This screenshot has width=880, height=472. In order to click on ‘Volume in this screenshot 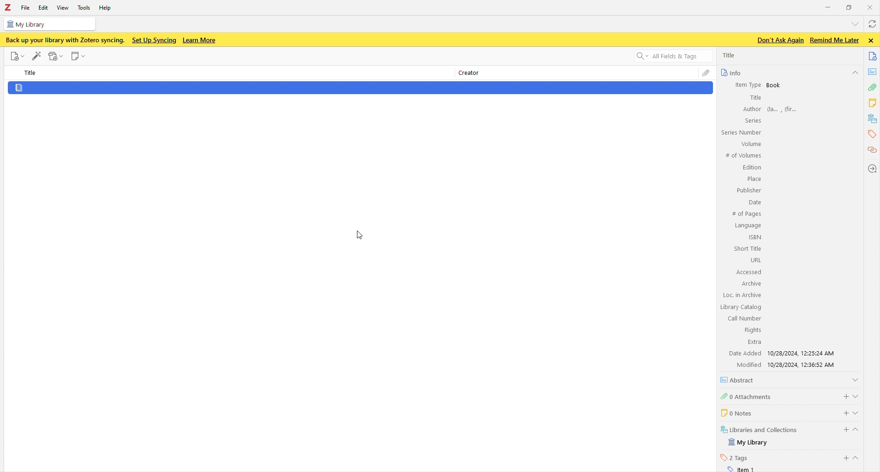, I will do `click(750, 144)`.